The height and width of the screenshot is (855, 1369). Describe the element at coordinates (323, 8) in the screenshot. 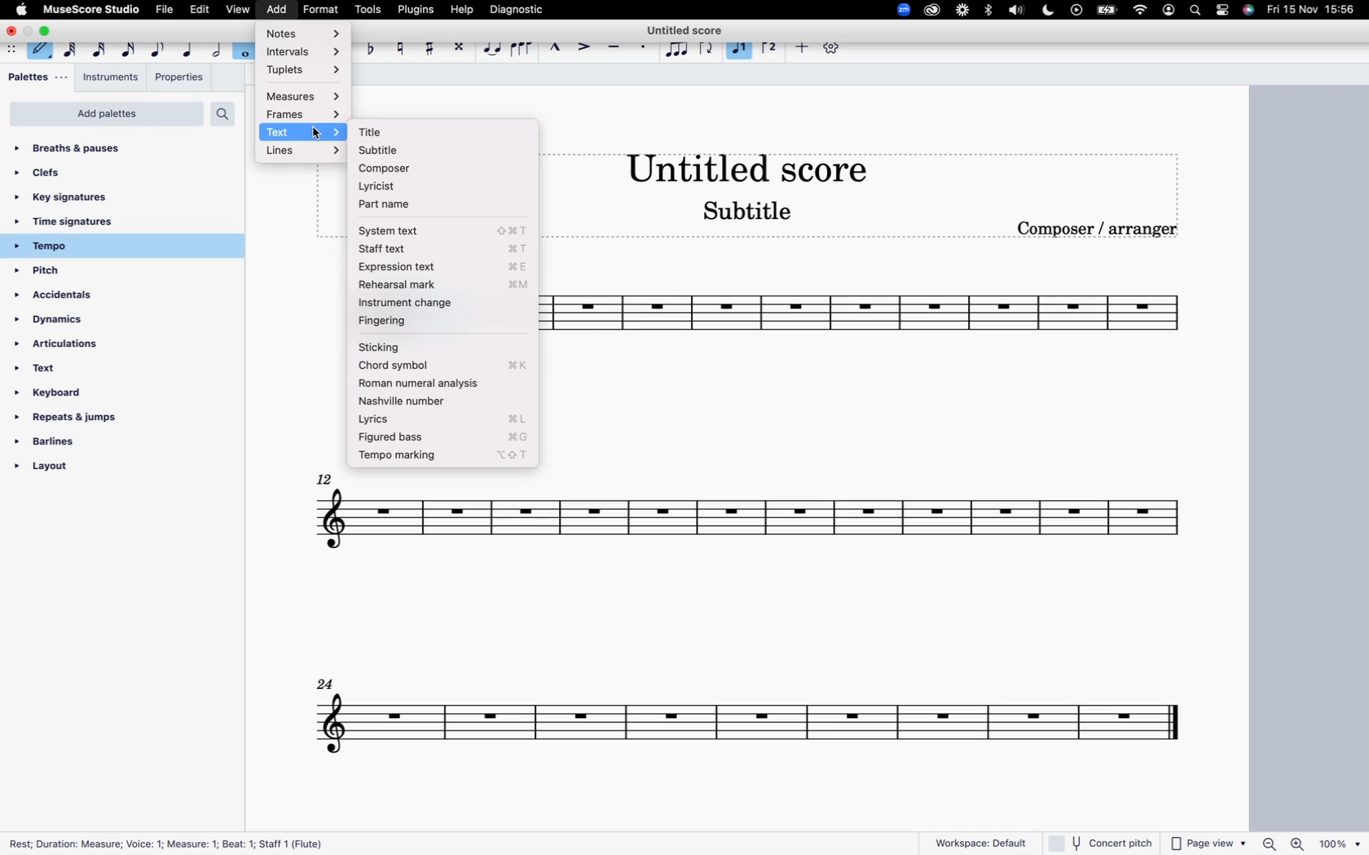

I see `format` at that location.